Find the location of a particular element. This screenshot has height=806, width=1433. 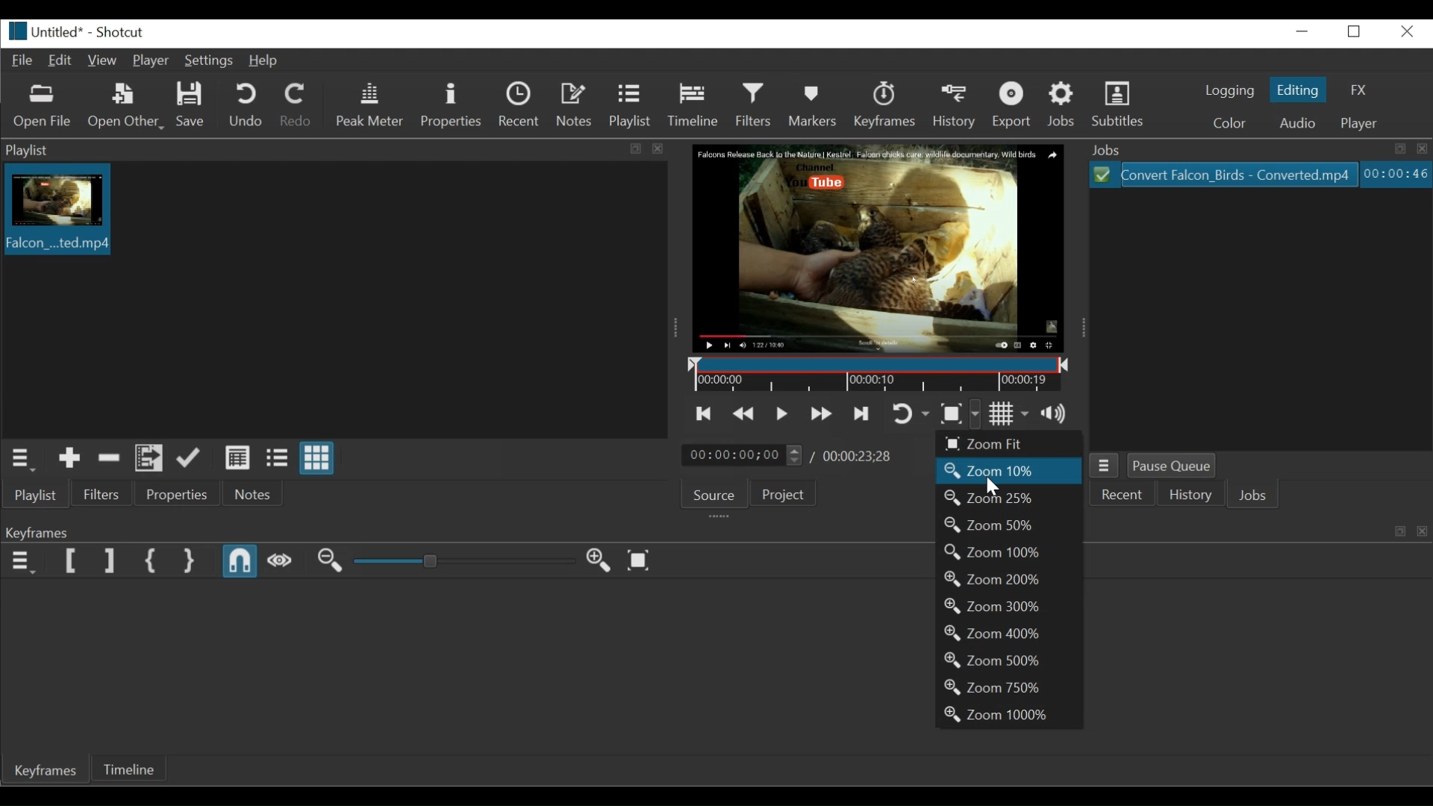

Notes is located at coordinates (250, 493).